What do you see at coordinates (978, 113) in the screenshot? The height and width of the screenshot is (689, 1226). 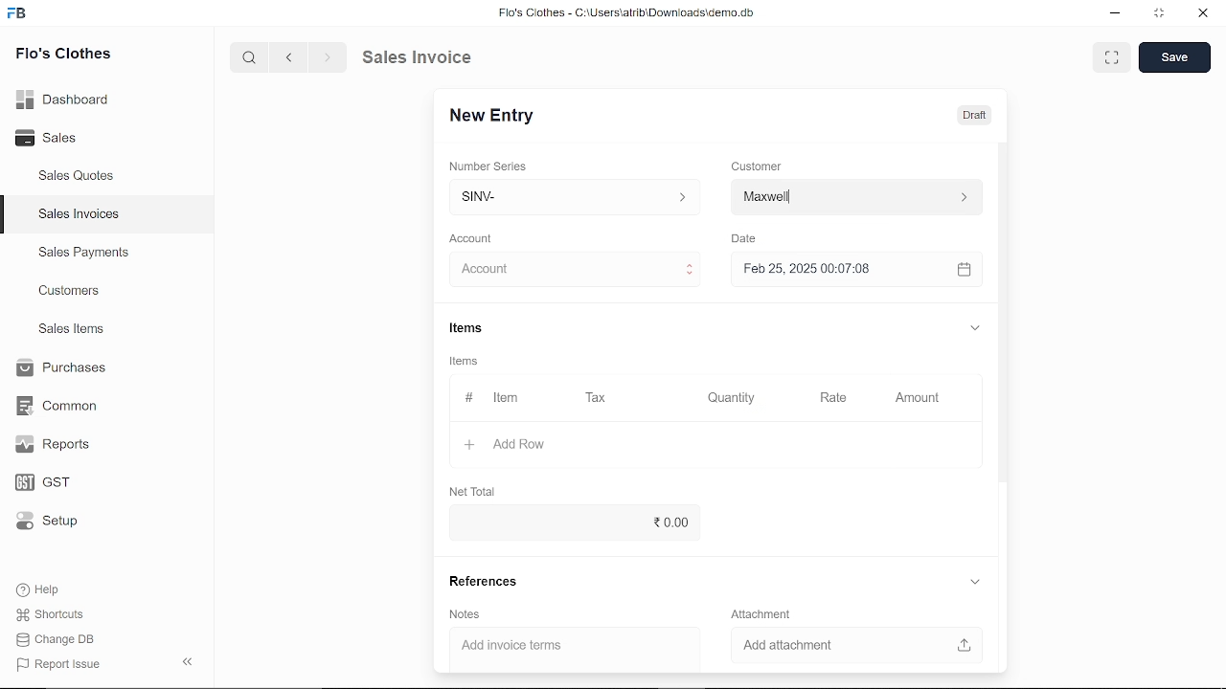 I see `Draft` at bounding box center [978, 113].